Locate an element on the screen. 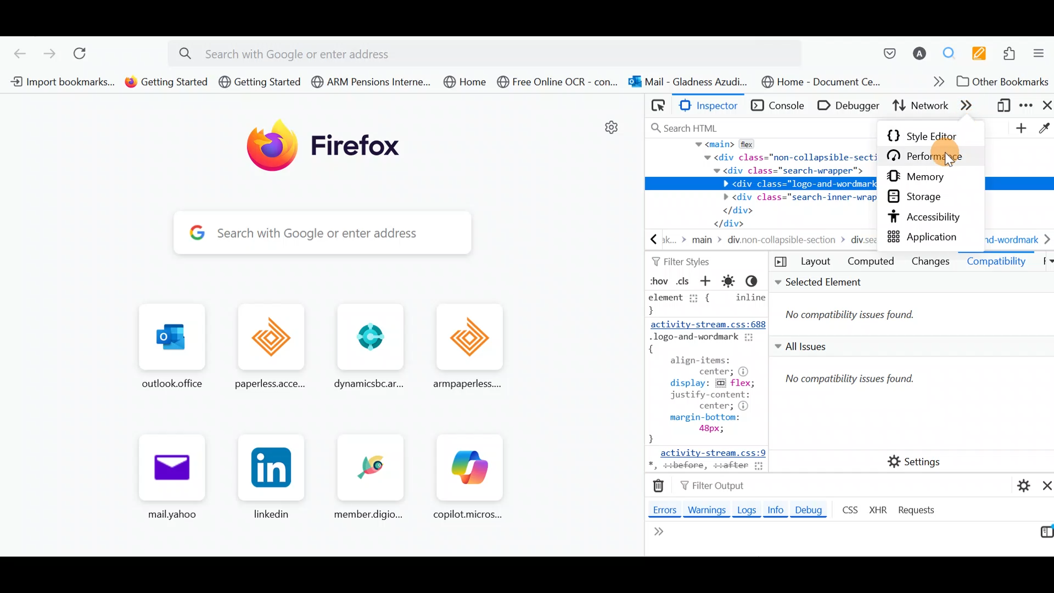 The height and width of the screenshot is (593, 1054). HTML code is located at coordinates (758, 194).